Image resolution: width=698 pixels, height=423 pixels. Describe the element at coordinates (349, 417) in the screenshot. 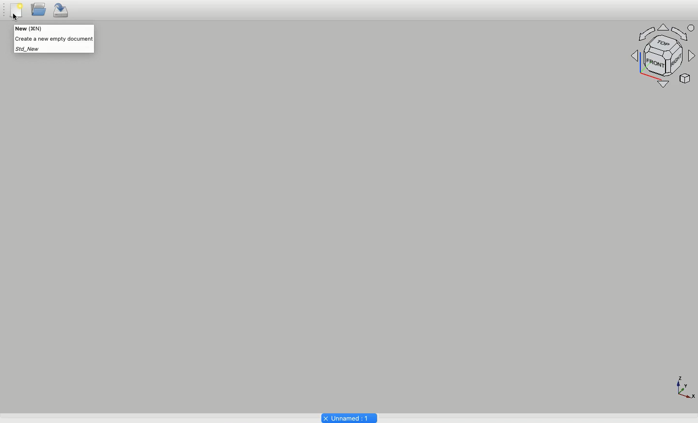

I see `Project name` at that location.